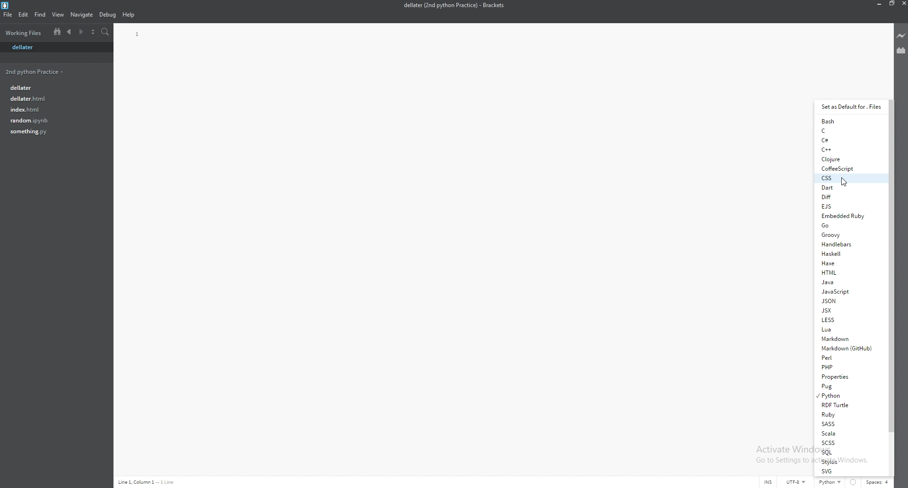  I want to click on language, so click(829, 483).